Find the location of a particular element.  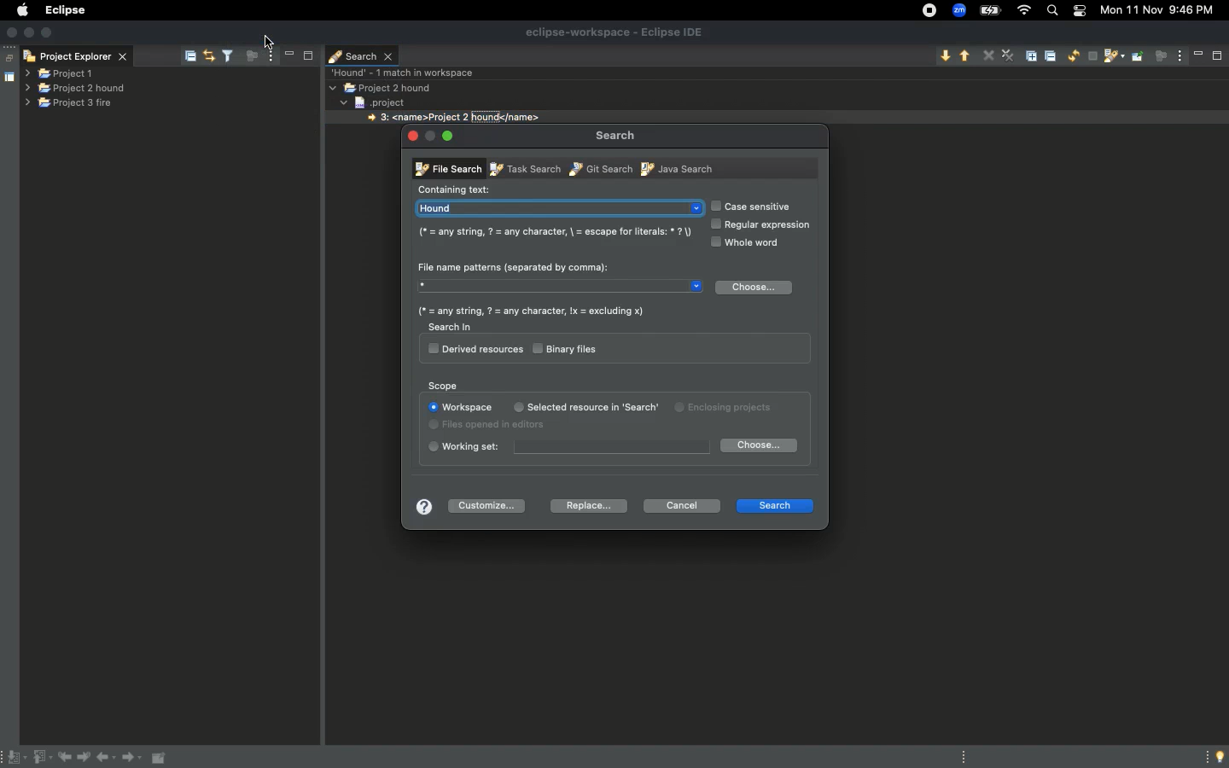

Minimize is located at coordinates (457, 138).